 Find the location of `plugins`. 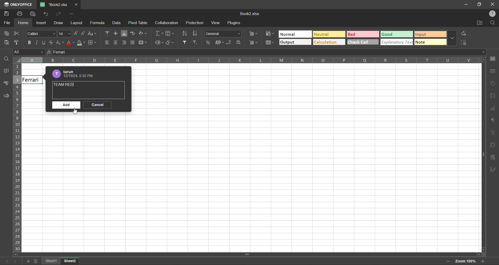

plugins is located at coordinates (235, 23).